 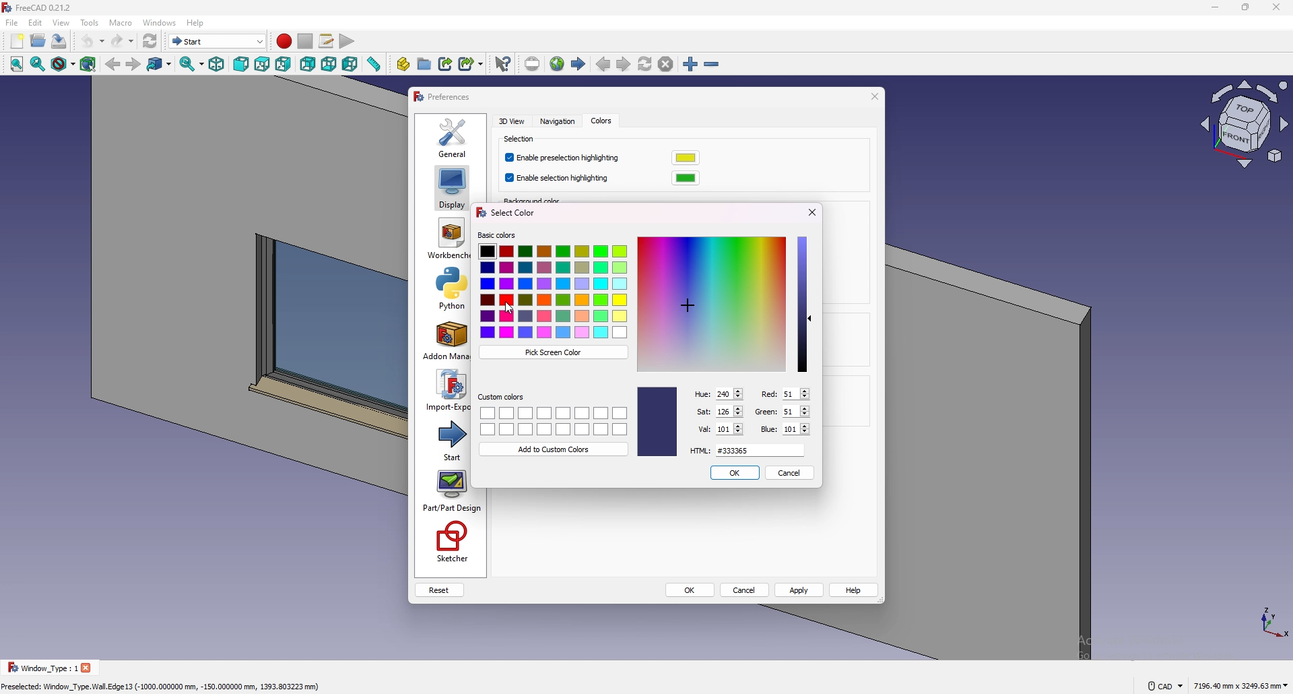 What do you see at coordinates (262, 65) in the screenshot?
I see `top` at bounding box center [262, 65].